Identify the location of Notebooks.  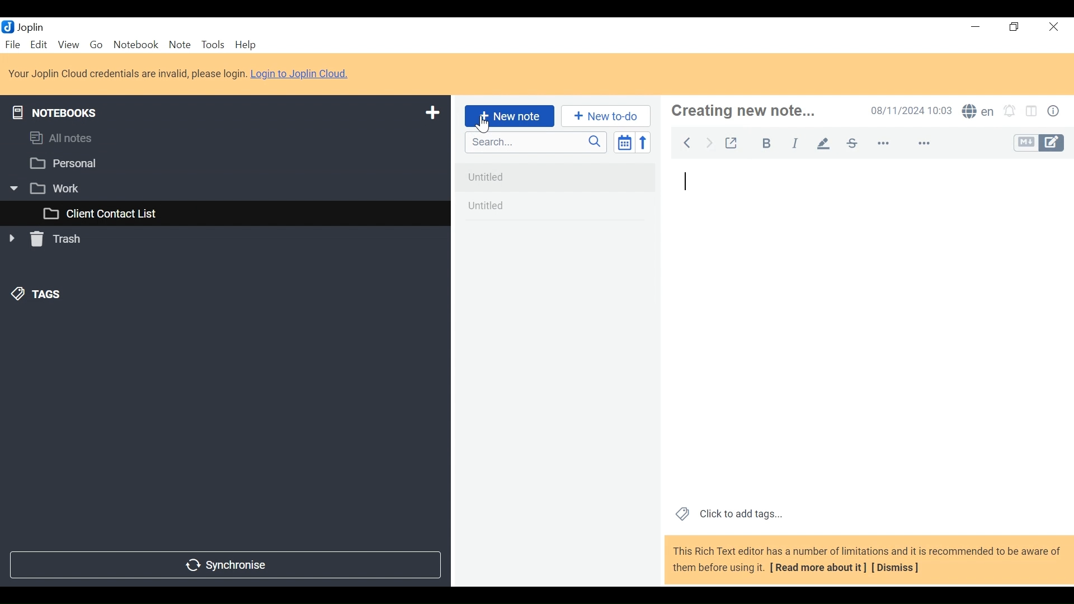
(58, 111).